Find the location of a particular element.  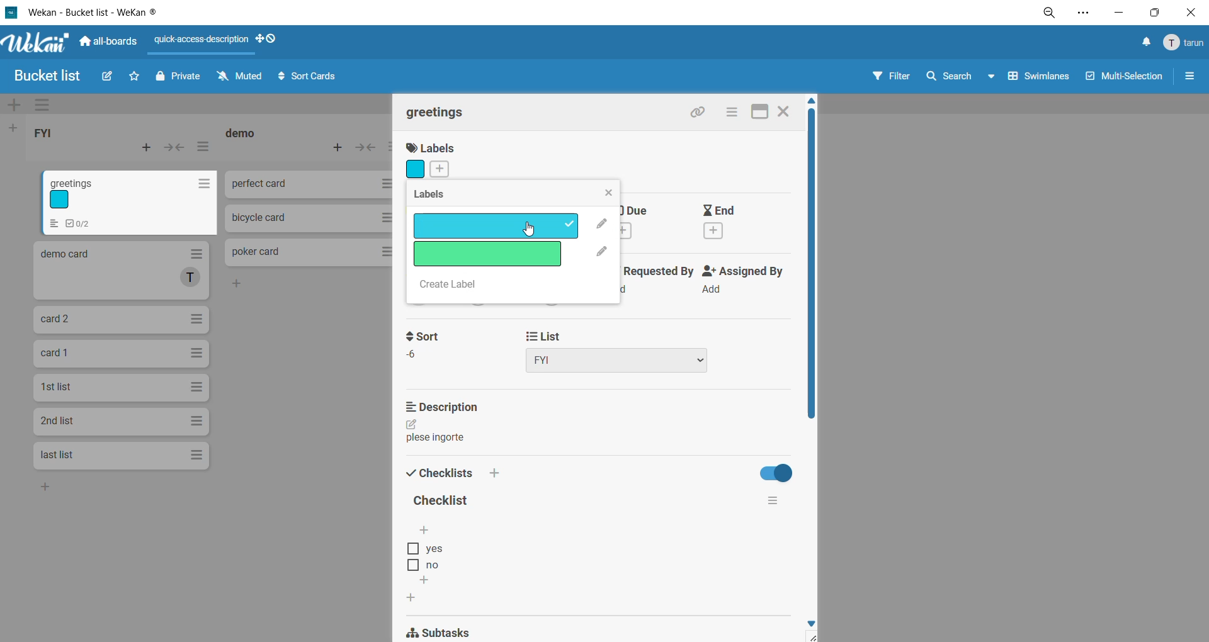

vertical scroll bar is located at coordinates (812, 264).